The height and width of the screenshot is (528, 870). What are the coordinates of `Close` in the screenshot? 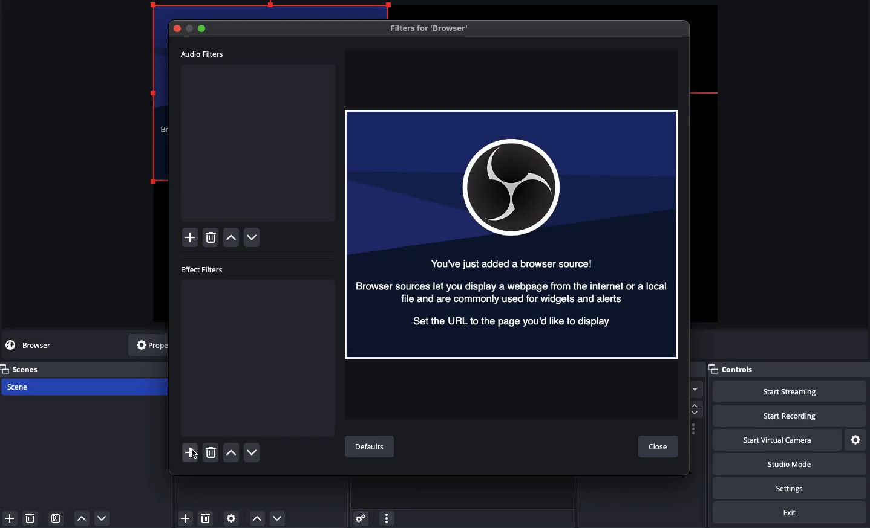 It's located at (659, 448).